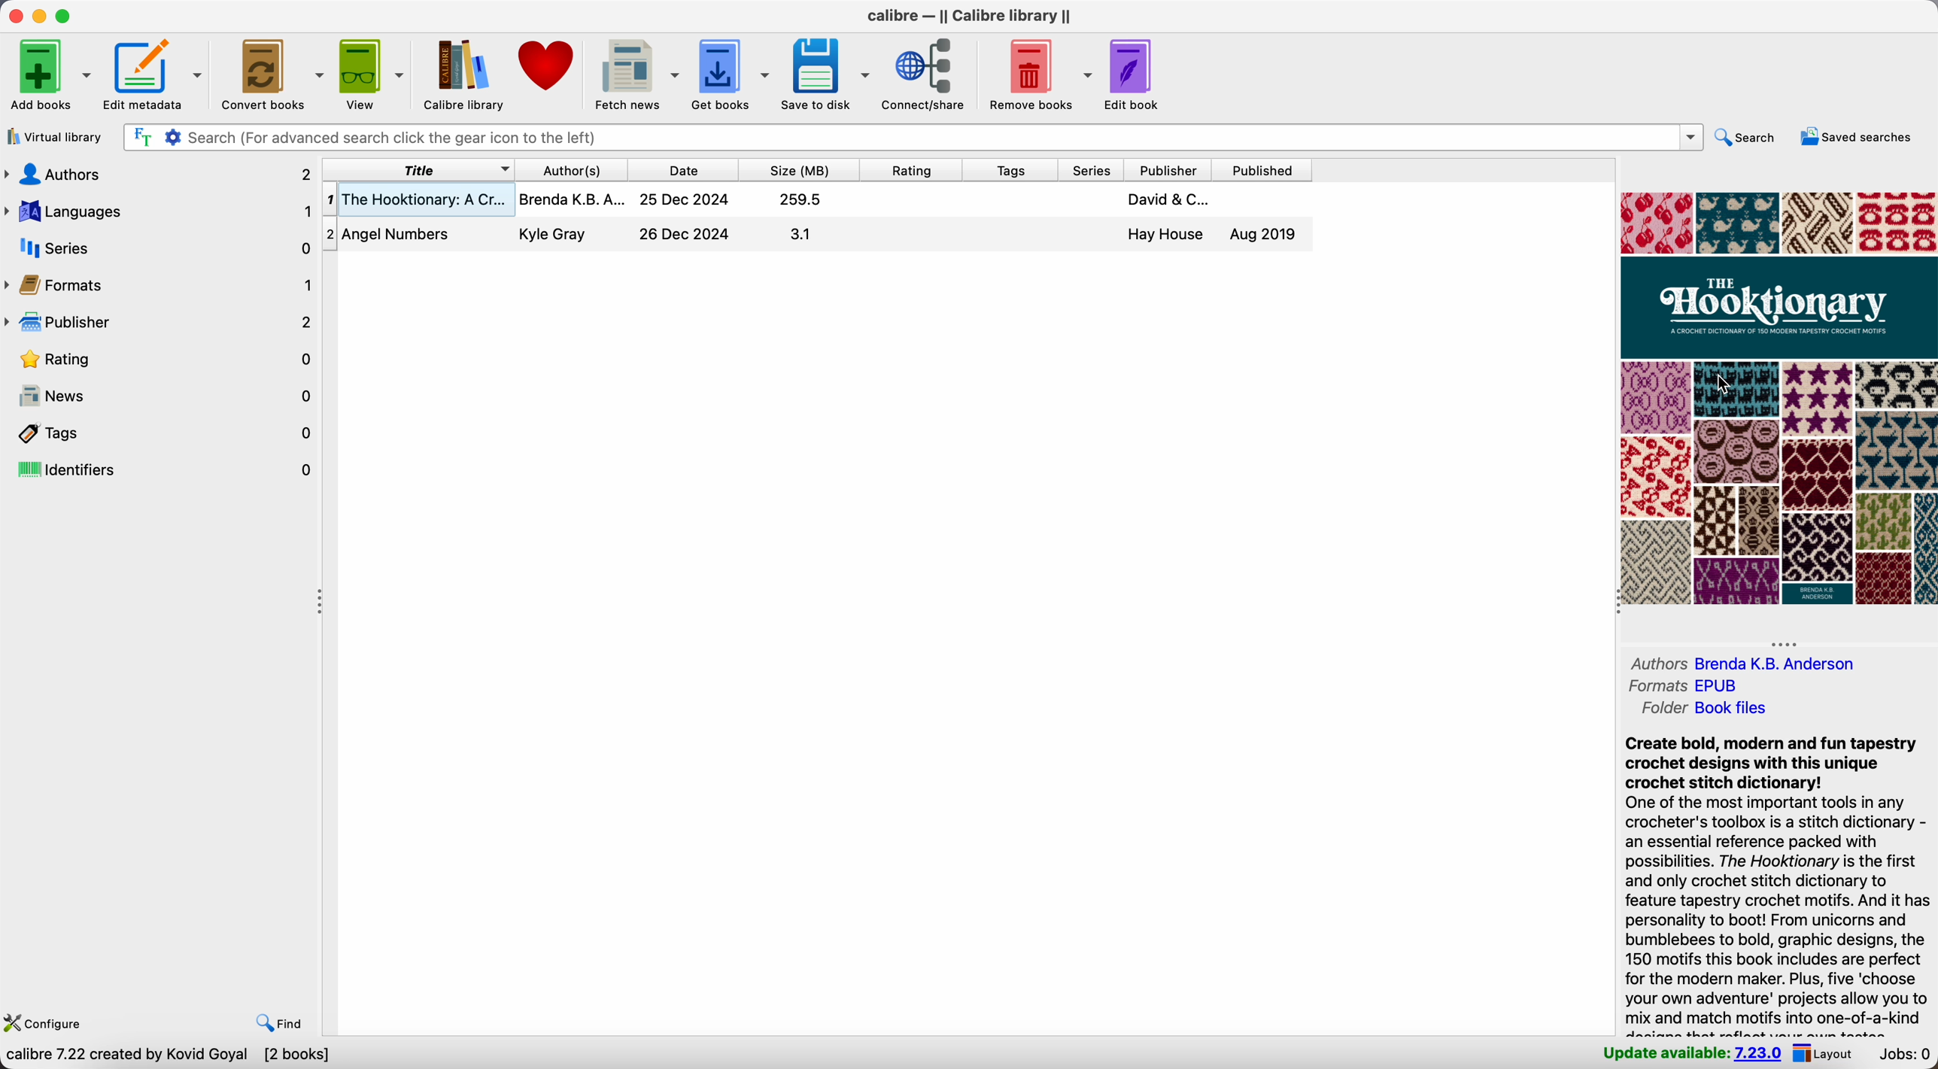  What do you see at coordinates (160, 174) in the screenshot?
I see `authors` at bounding box center [160, 174].